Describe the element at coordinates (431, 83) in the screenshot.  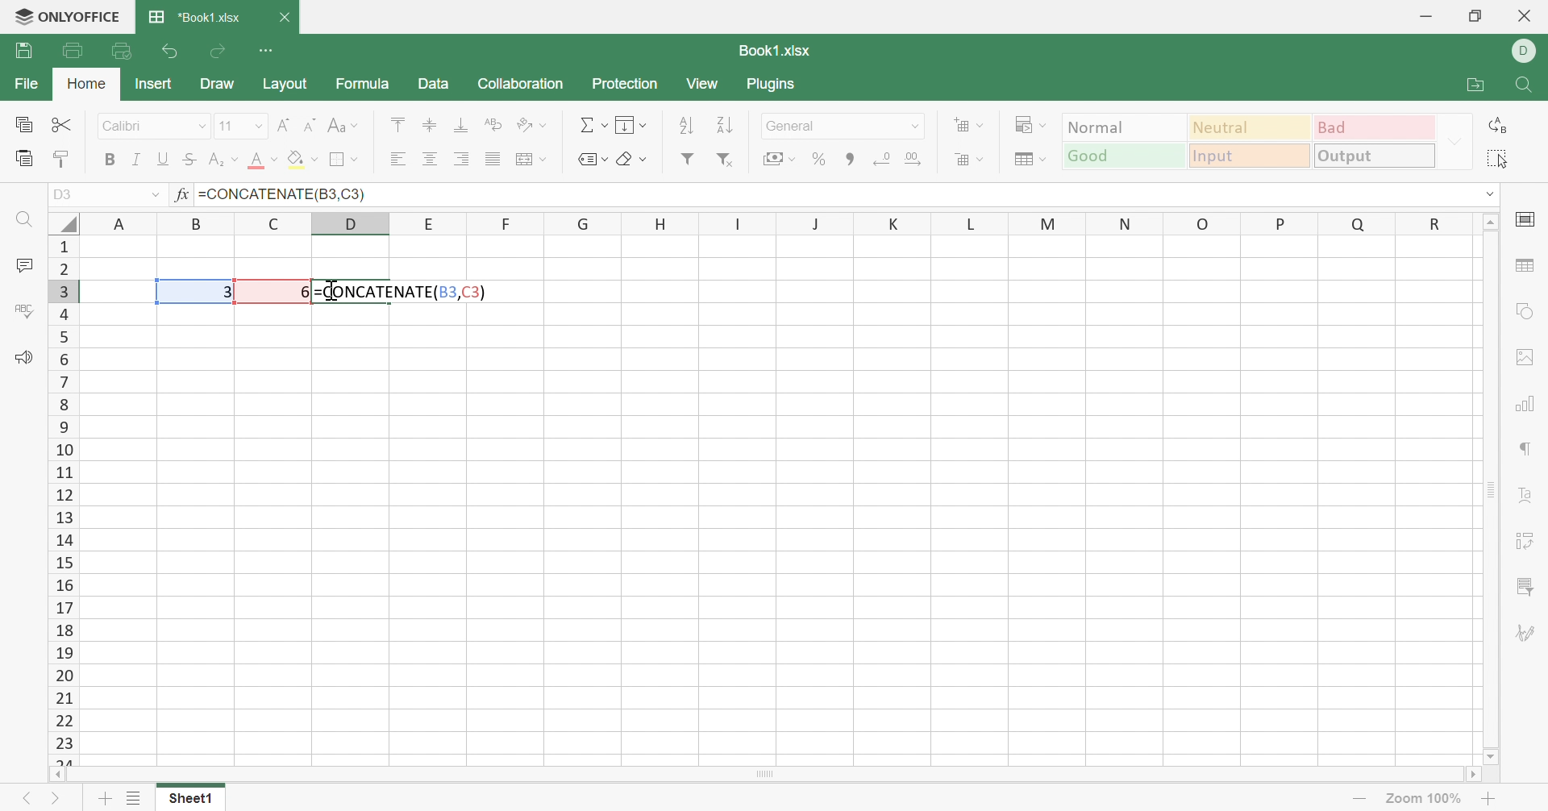
I see `Data` at that location.